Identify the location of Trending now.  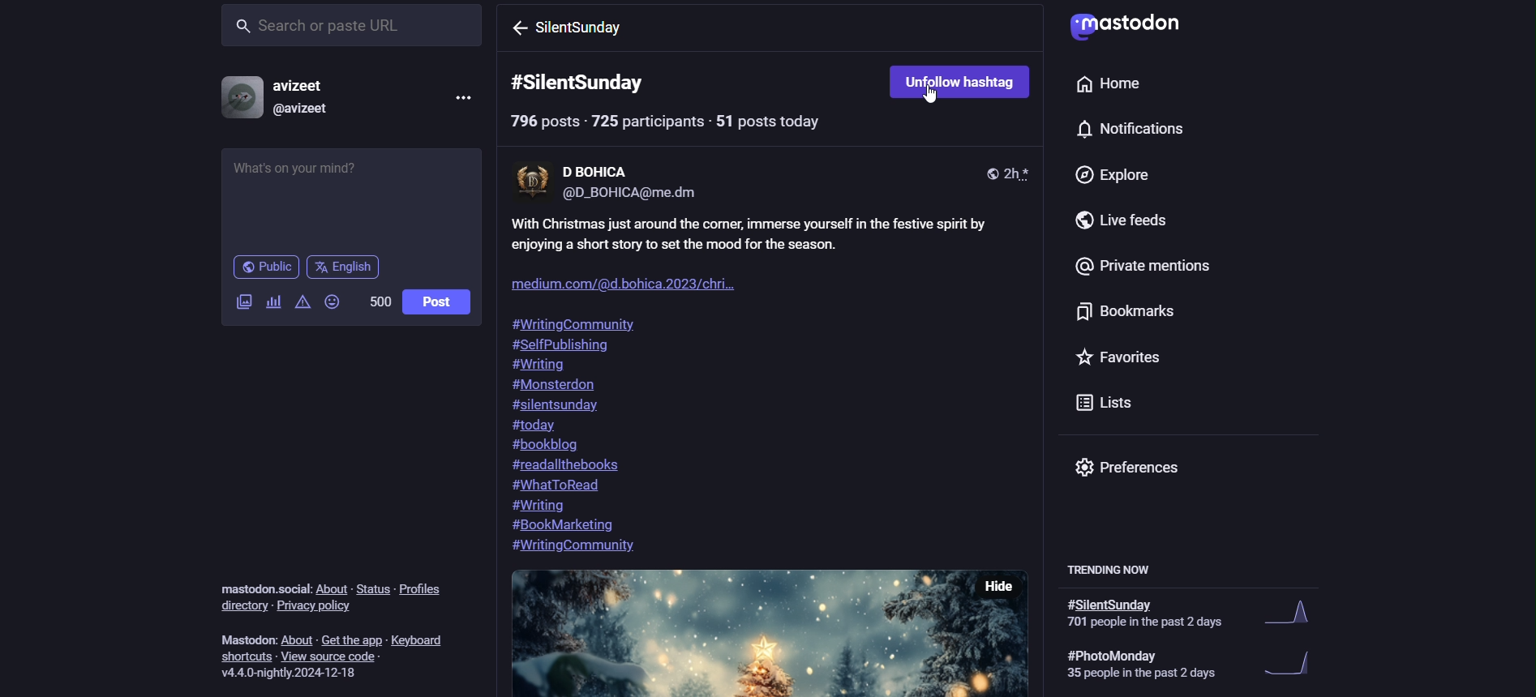
(1122, 567).